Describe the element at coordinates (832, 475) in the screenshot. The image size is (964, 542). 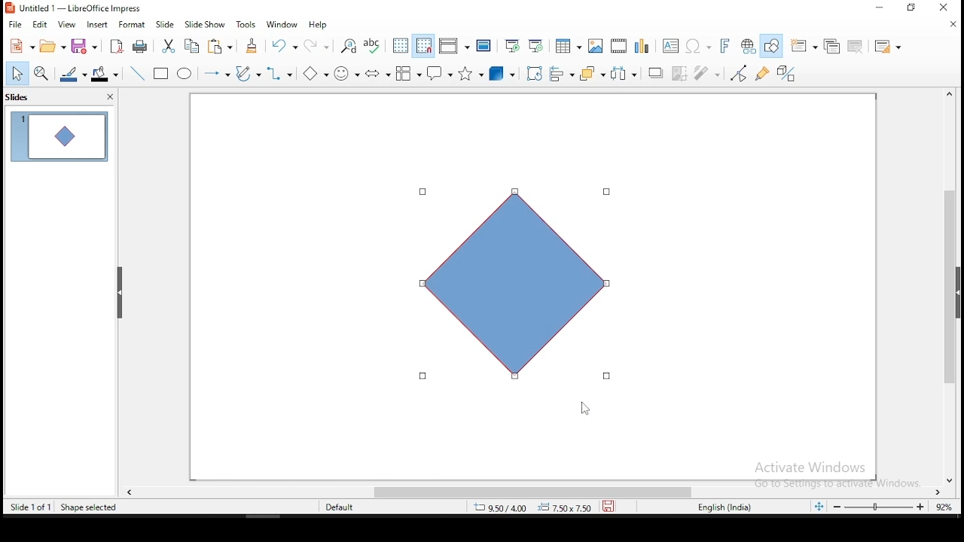
I see `activate windows` at that location.